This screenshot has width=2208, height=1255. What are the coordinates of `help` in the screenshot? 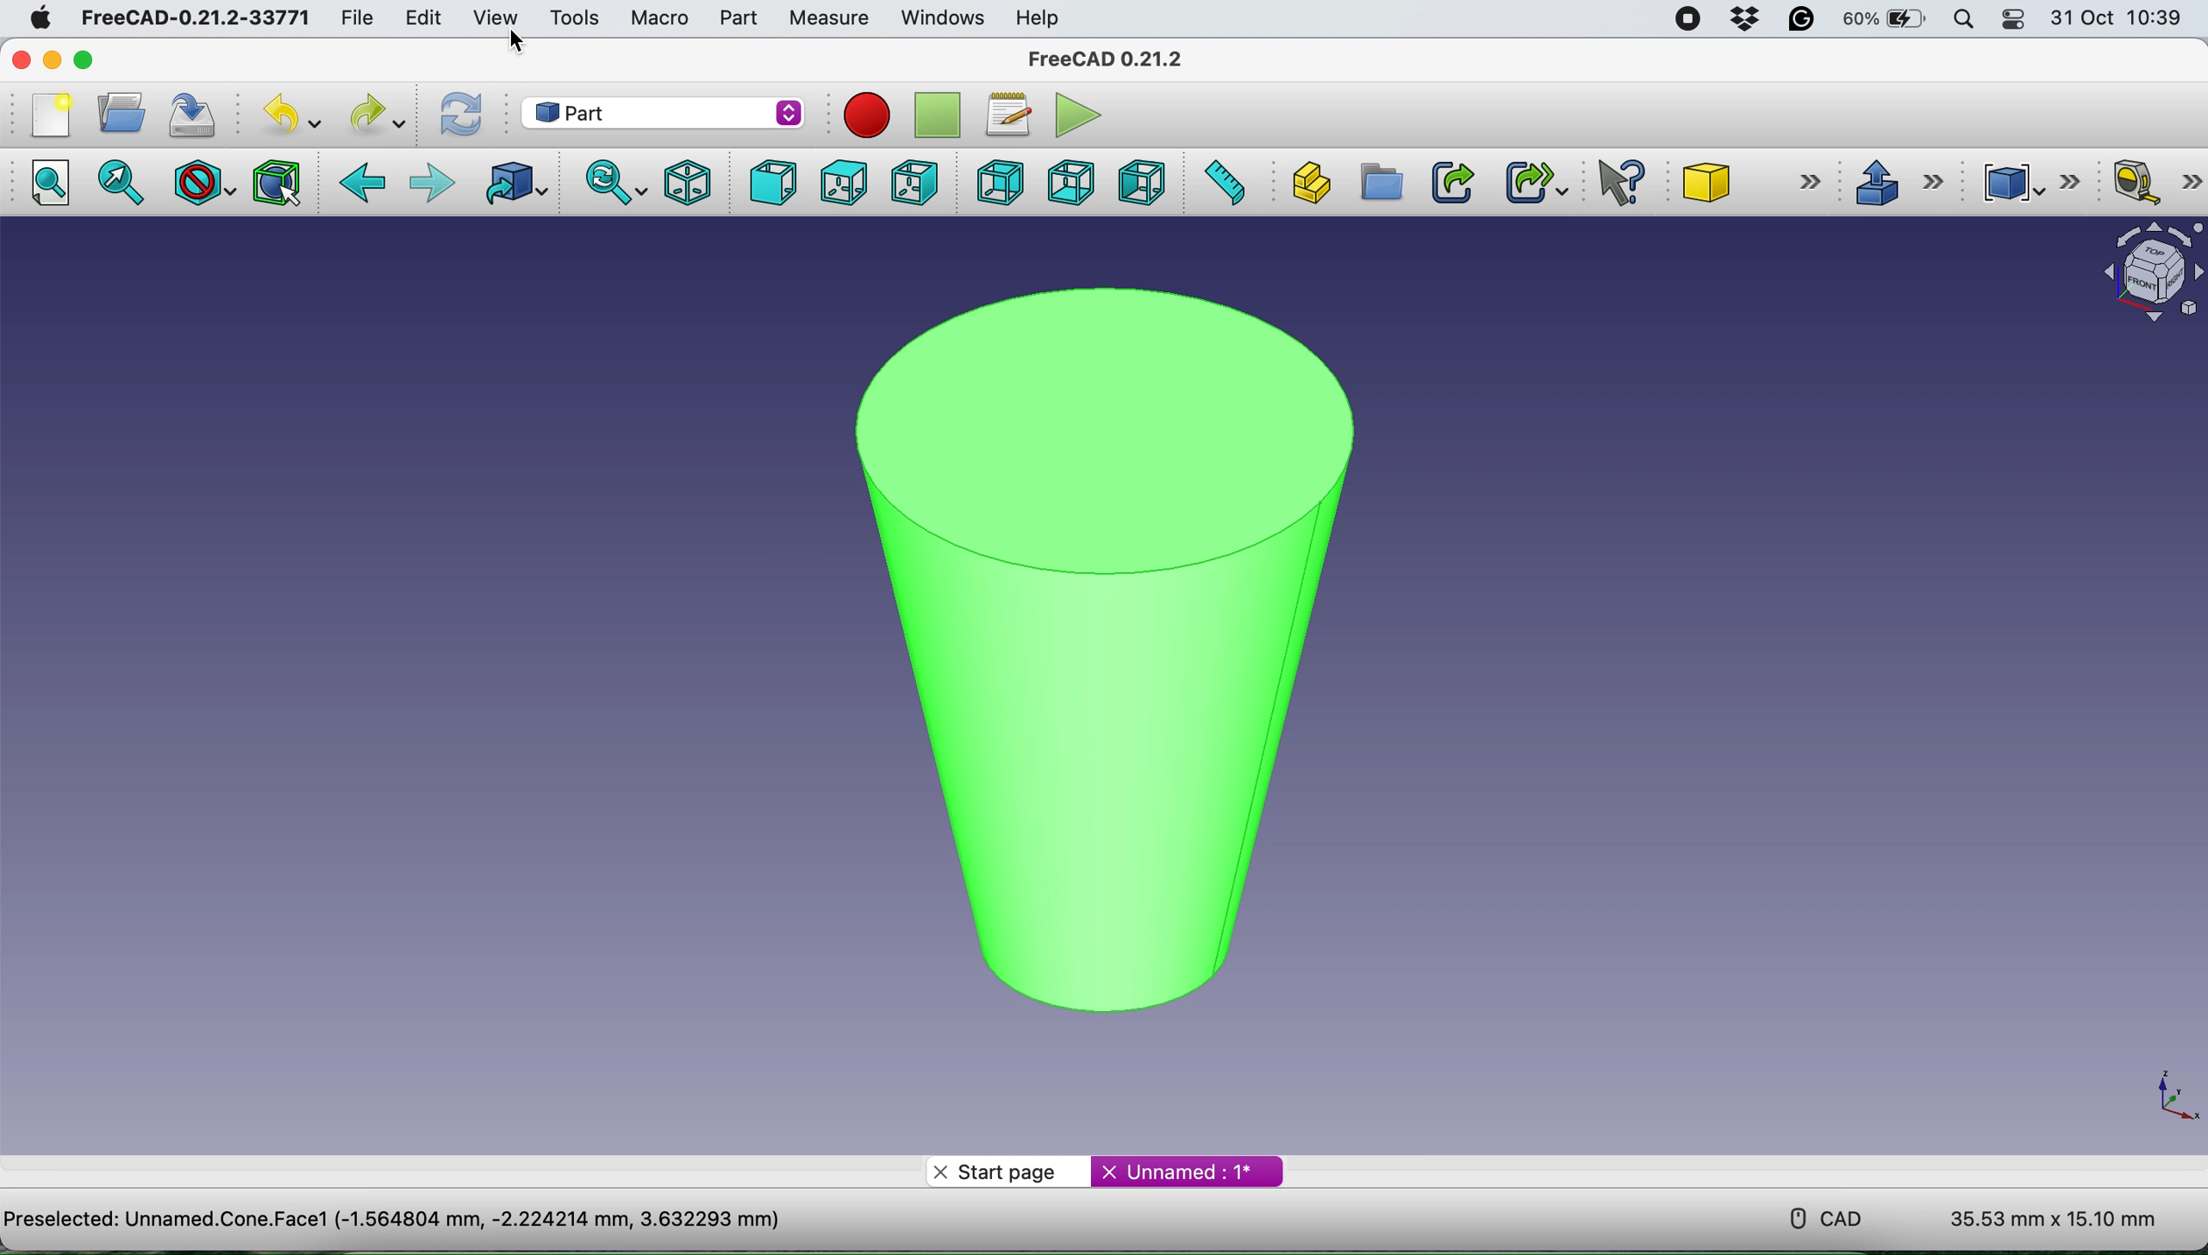 It's located at (1039, 17).